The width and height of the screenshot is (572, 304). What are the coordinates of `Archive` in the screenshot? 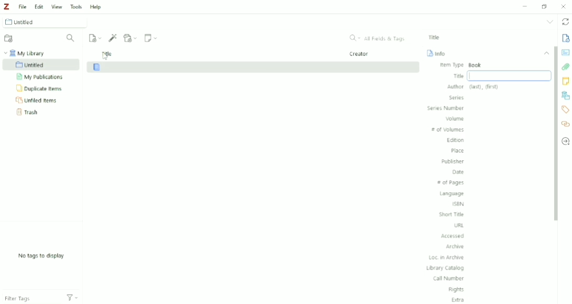 It's located at (457, 247).